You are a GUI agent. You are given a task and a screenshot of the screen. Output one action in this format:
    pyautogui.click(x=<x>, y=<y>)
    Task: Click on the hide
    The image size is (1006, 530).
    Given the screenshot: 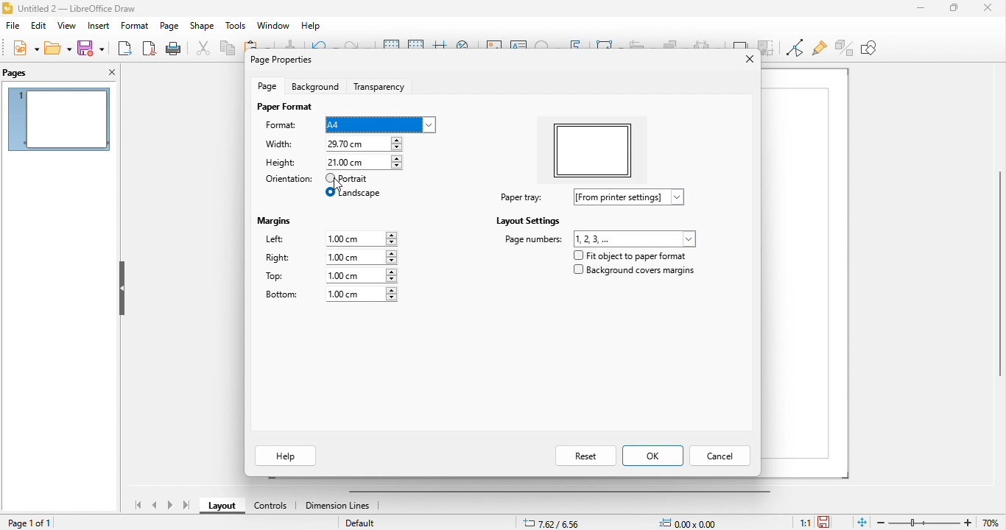 What is the action you would take?
    pyautogui.click(x=122, y=289)
    